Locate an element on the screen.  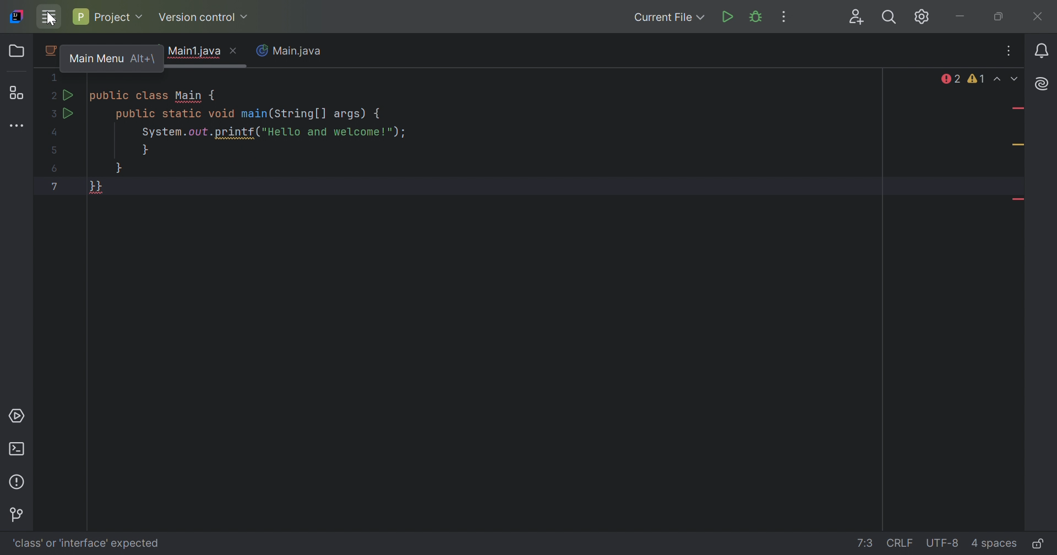
Run is located at coordinates (69, 96).